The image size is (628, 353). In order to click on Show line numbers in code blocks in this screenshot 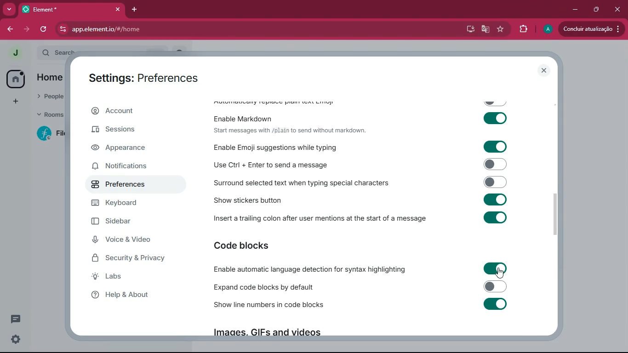, I will do `click(361, 305)`.